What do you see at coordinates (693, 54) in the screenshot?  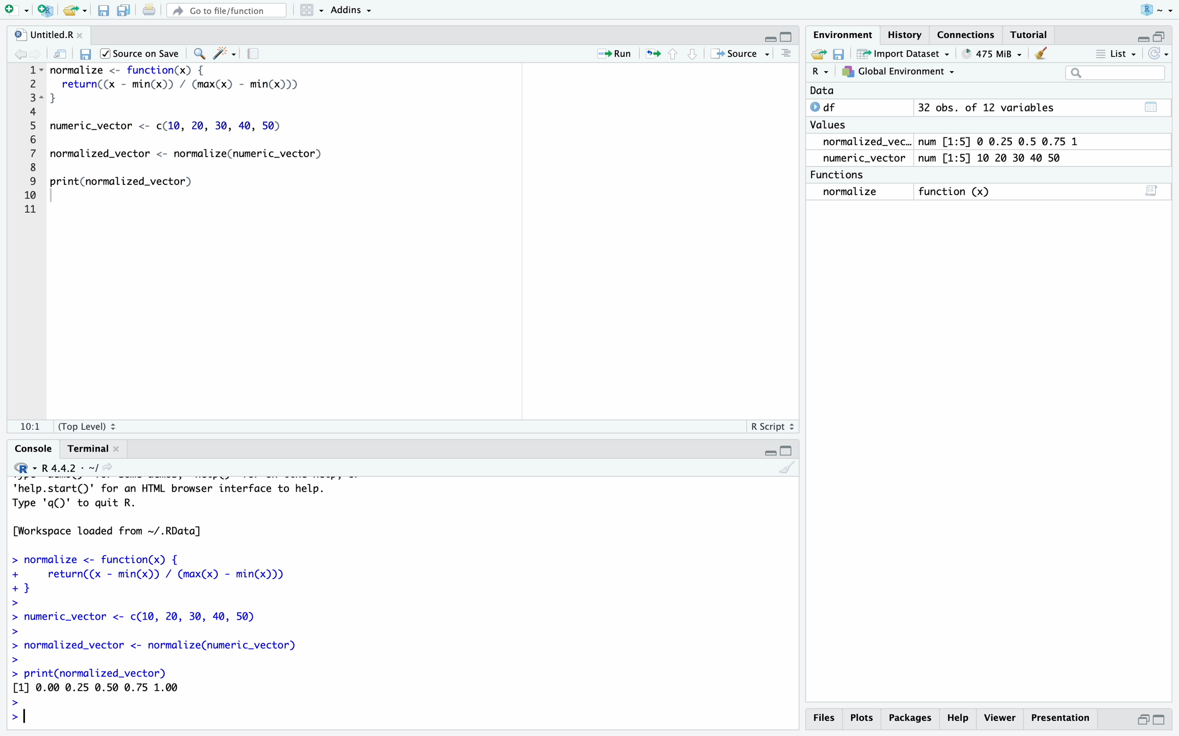 I see `Go to next section/chunk (Ctrl + pgDn)` at bounding box center [693, 54].